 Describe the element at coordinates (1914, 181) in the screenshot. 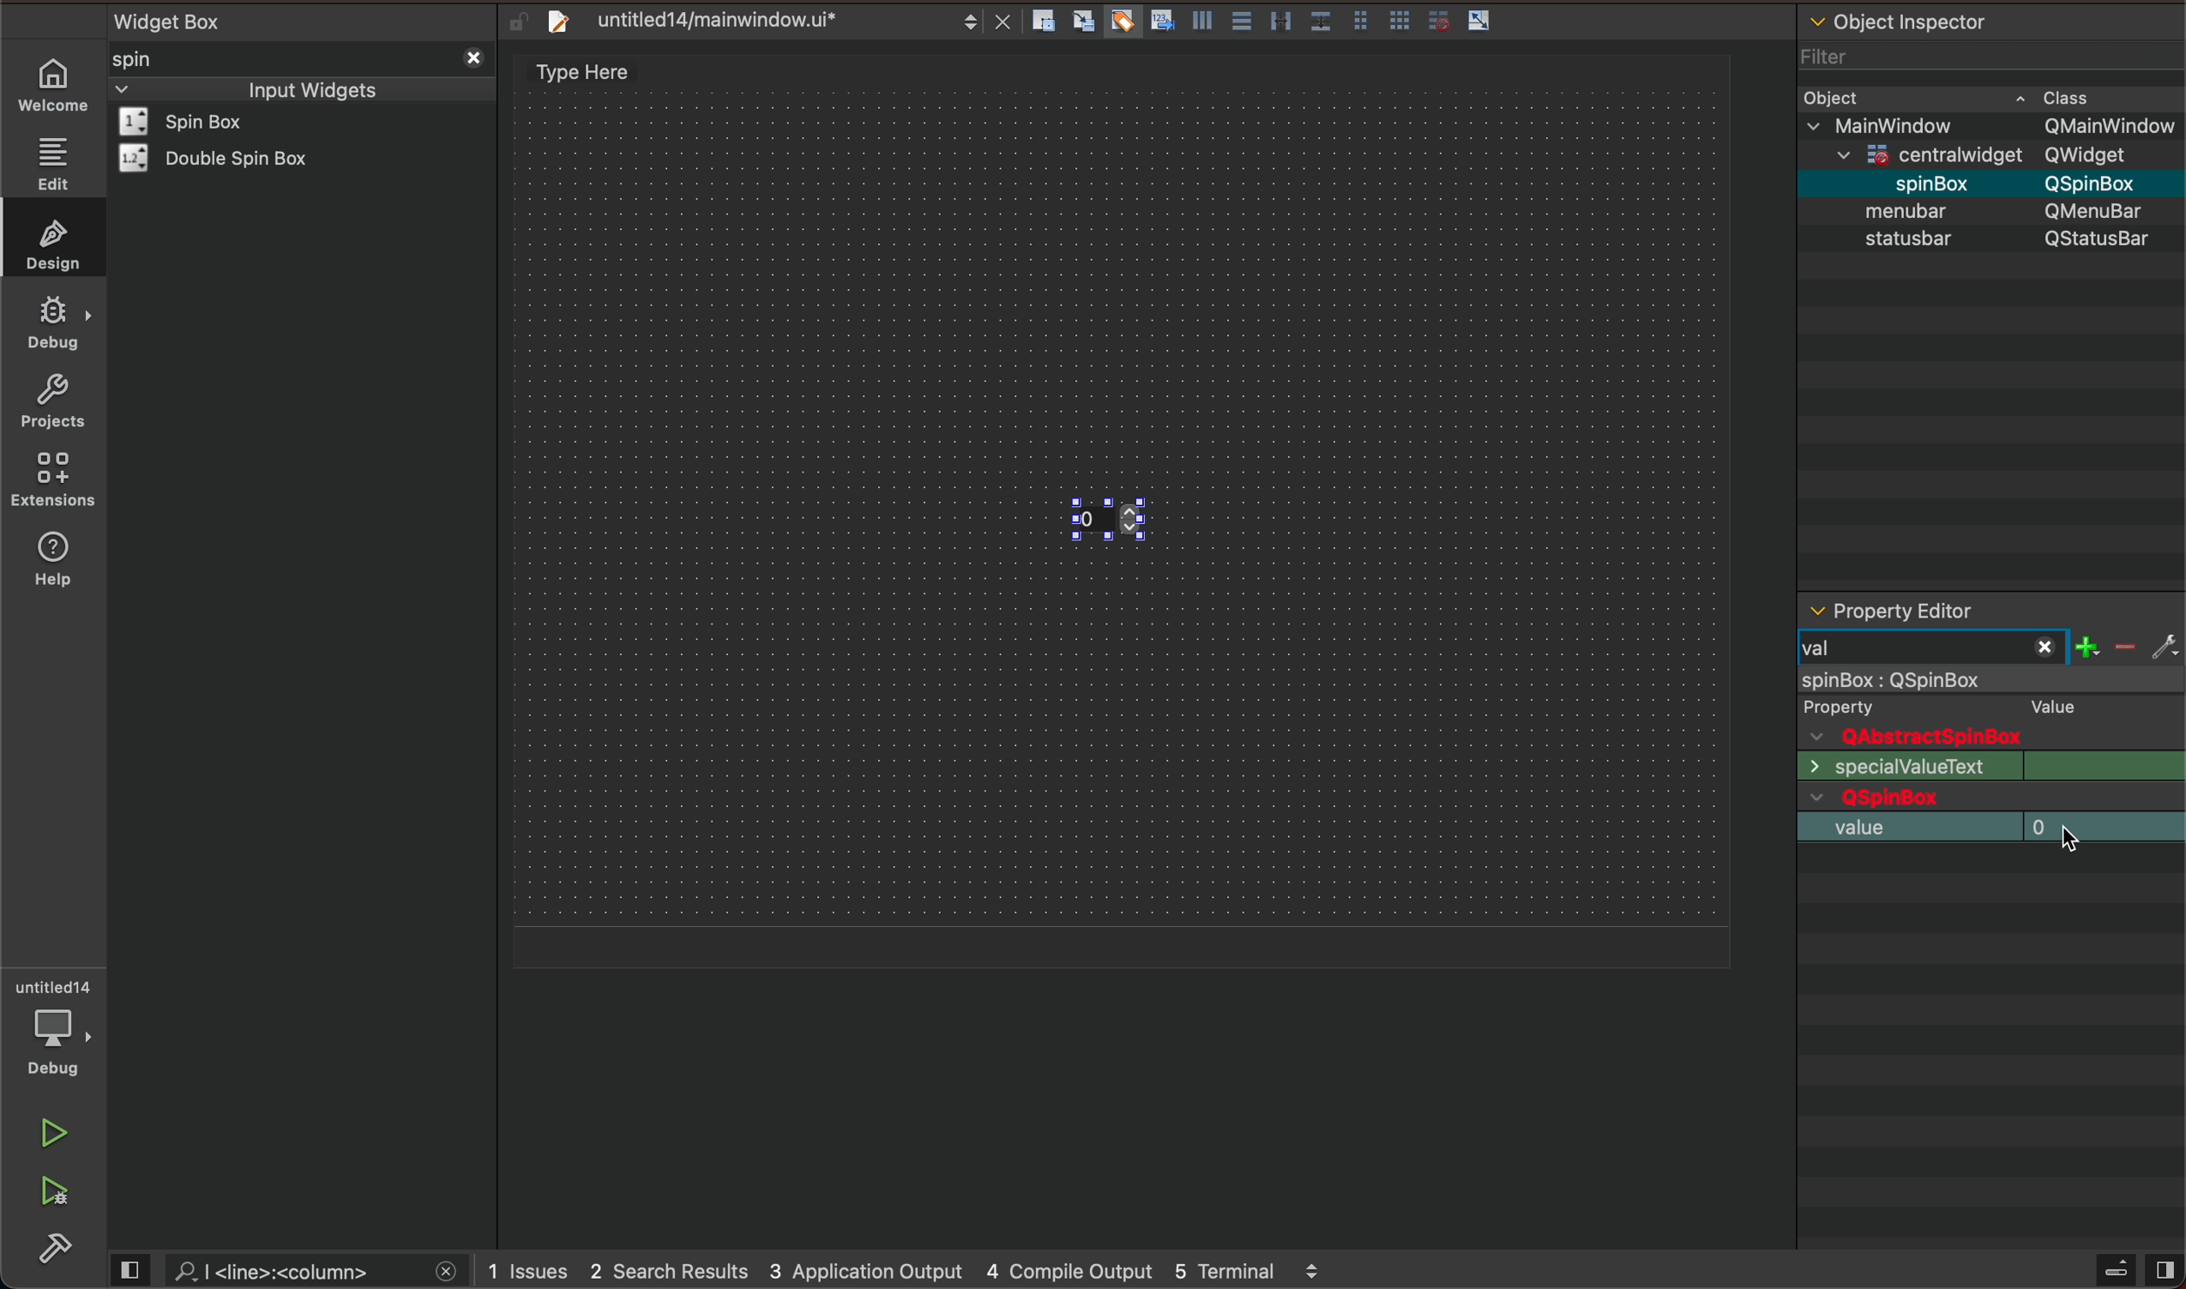

I see `` at that location.